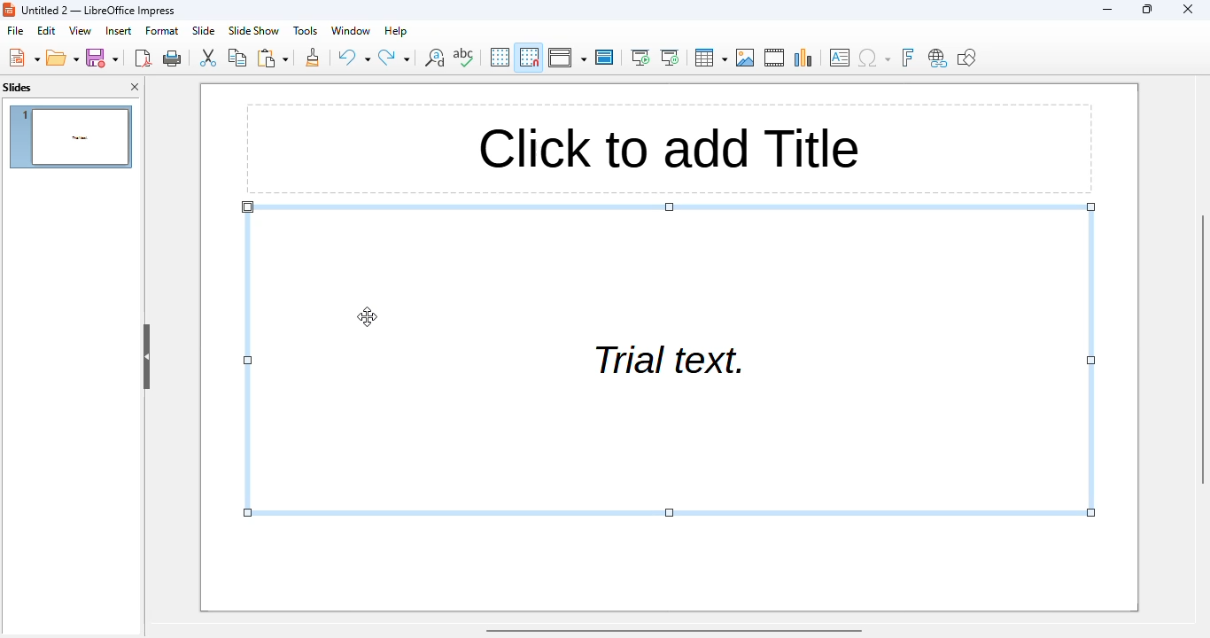 This screenshot has height=638, width=1210. Describe the element at coordinates (395, 58) in the screenshot. I see `redo` at that location.